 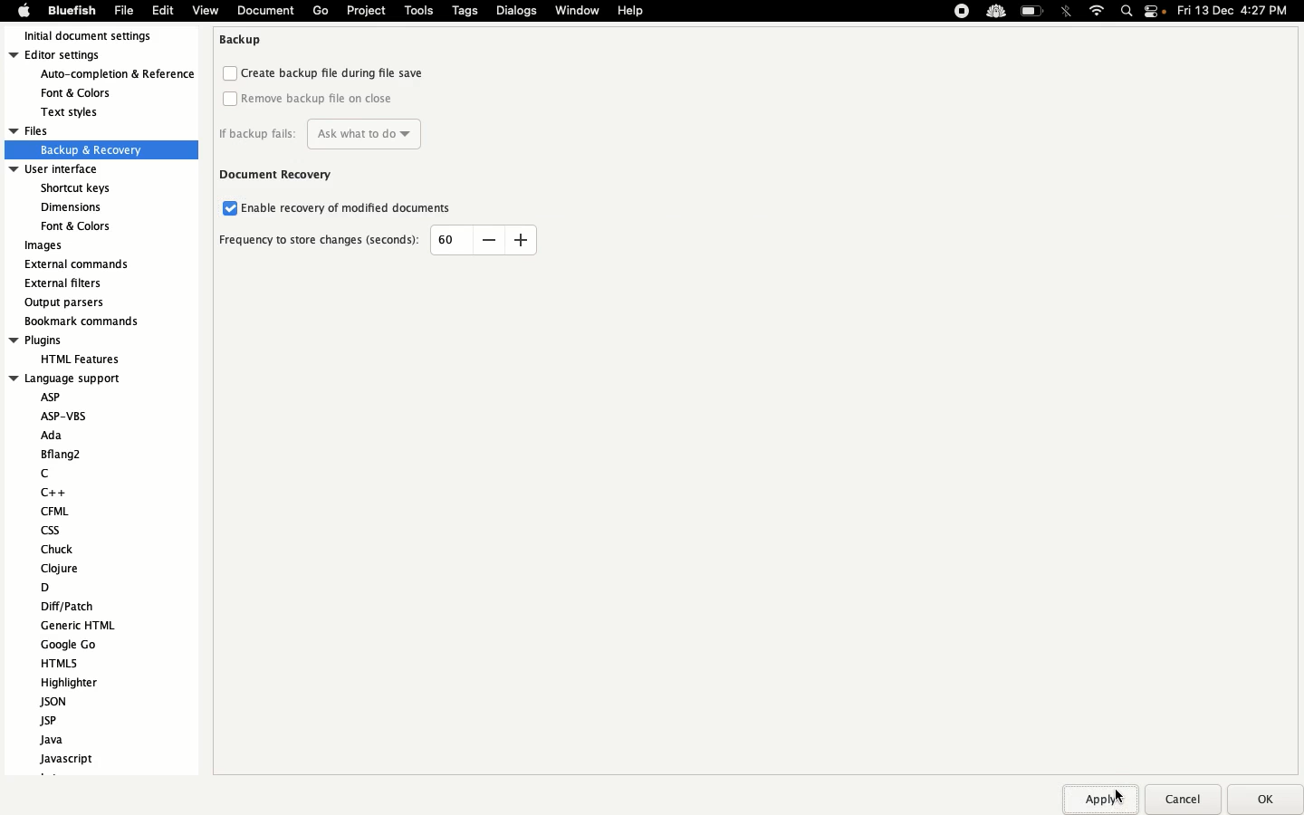 What do you see at coordinates (75, 198) in the screenshot?
I see `User interface` at bounding box center [75, 198].